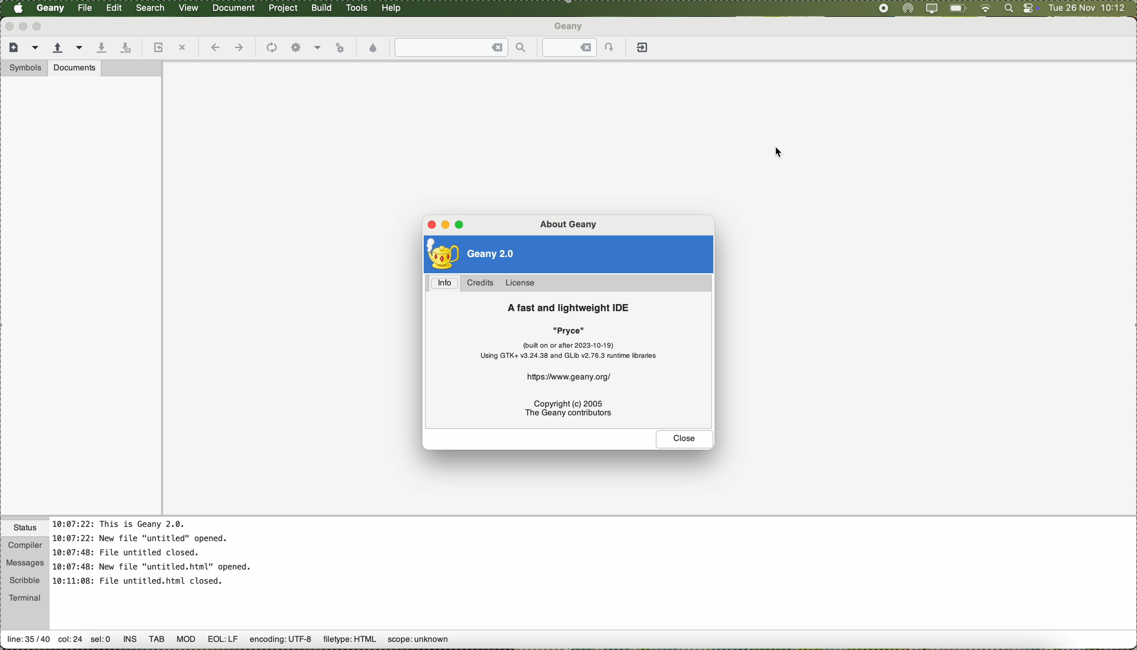  I want to click on info, so click(446, 283).